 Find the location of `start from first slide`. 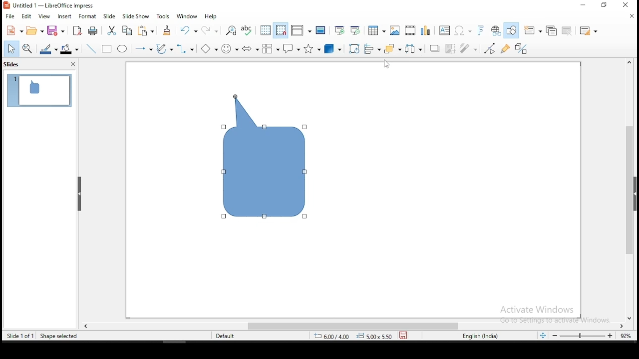

start from first slide is located at coordinates (339, 30).